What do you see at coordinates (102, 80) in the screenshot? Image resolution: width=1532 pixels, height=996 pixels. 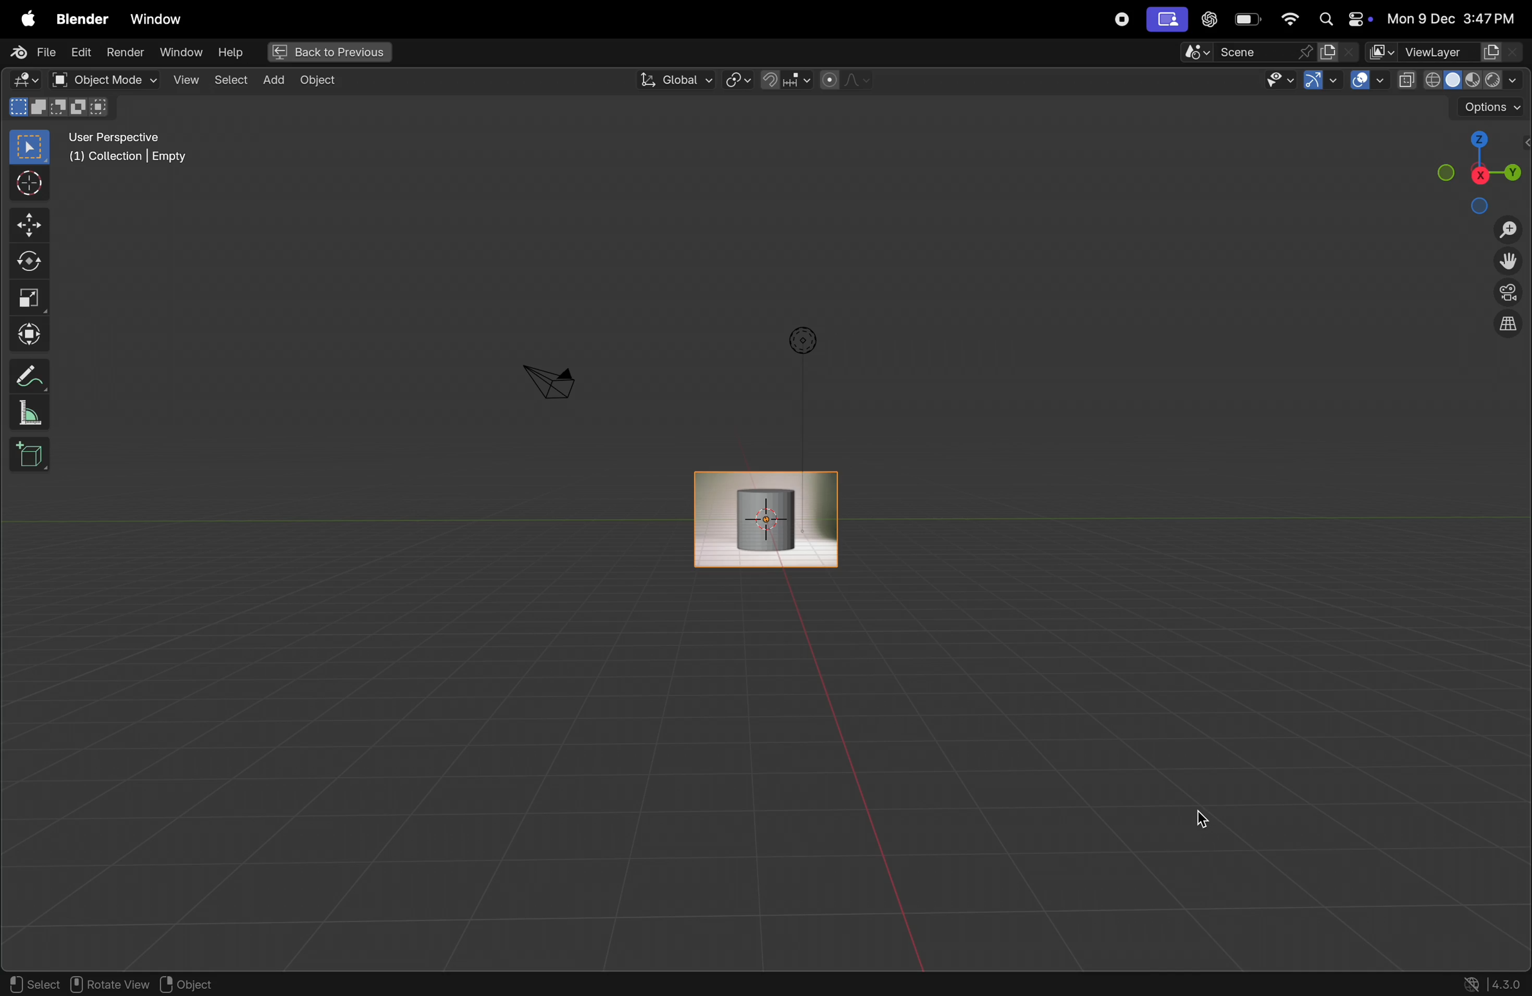 I see `object mode` at bounding box center [102, 80].